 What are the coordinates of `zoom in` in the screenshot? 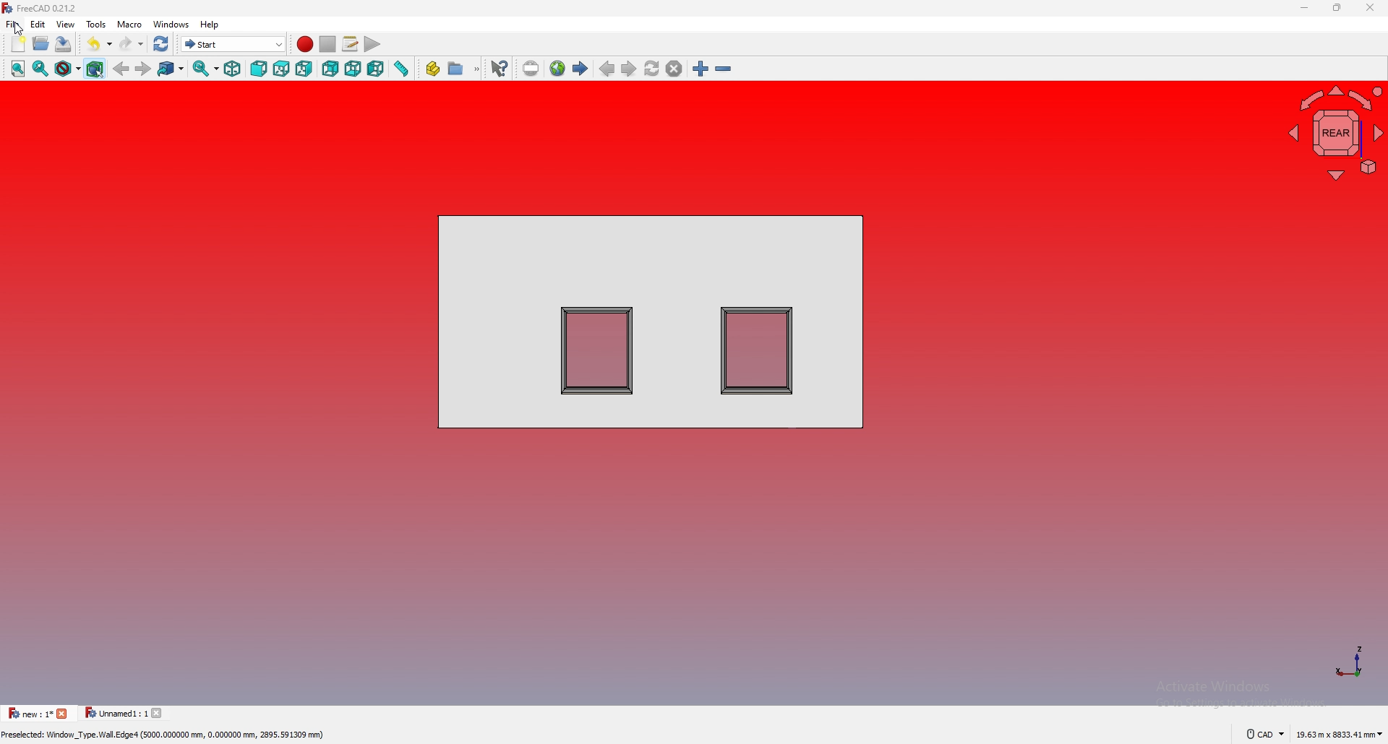 It's located at (701, 69).